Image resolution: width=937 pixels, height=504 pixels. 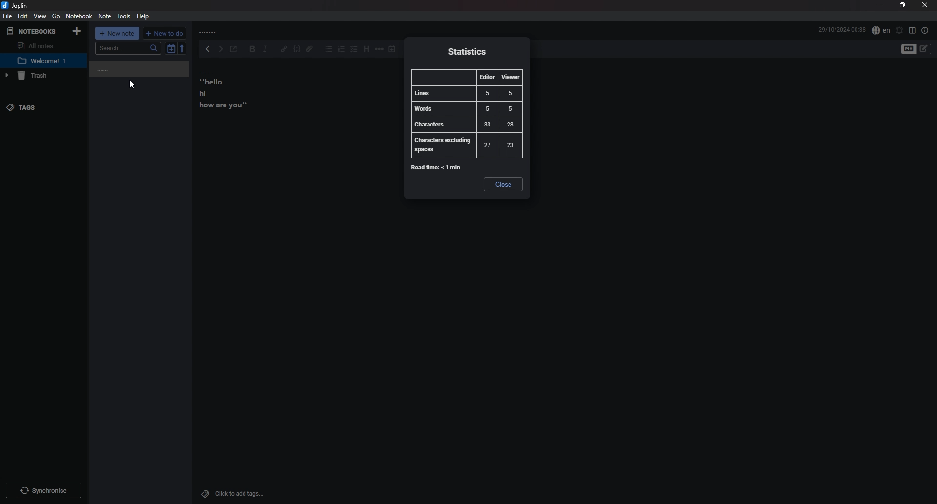 What do you see at coordinates (124, 16) in the screenshot?
I see `Tools` at bounding box center [124, 16].